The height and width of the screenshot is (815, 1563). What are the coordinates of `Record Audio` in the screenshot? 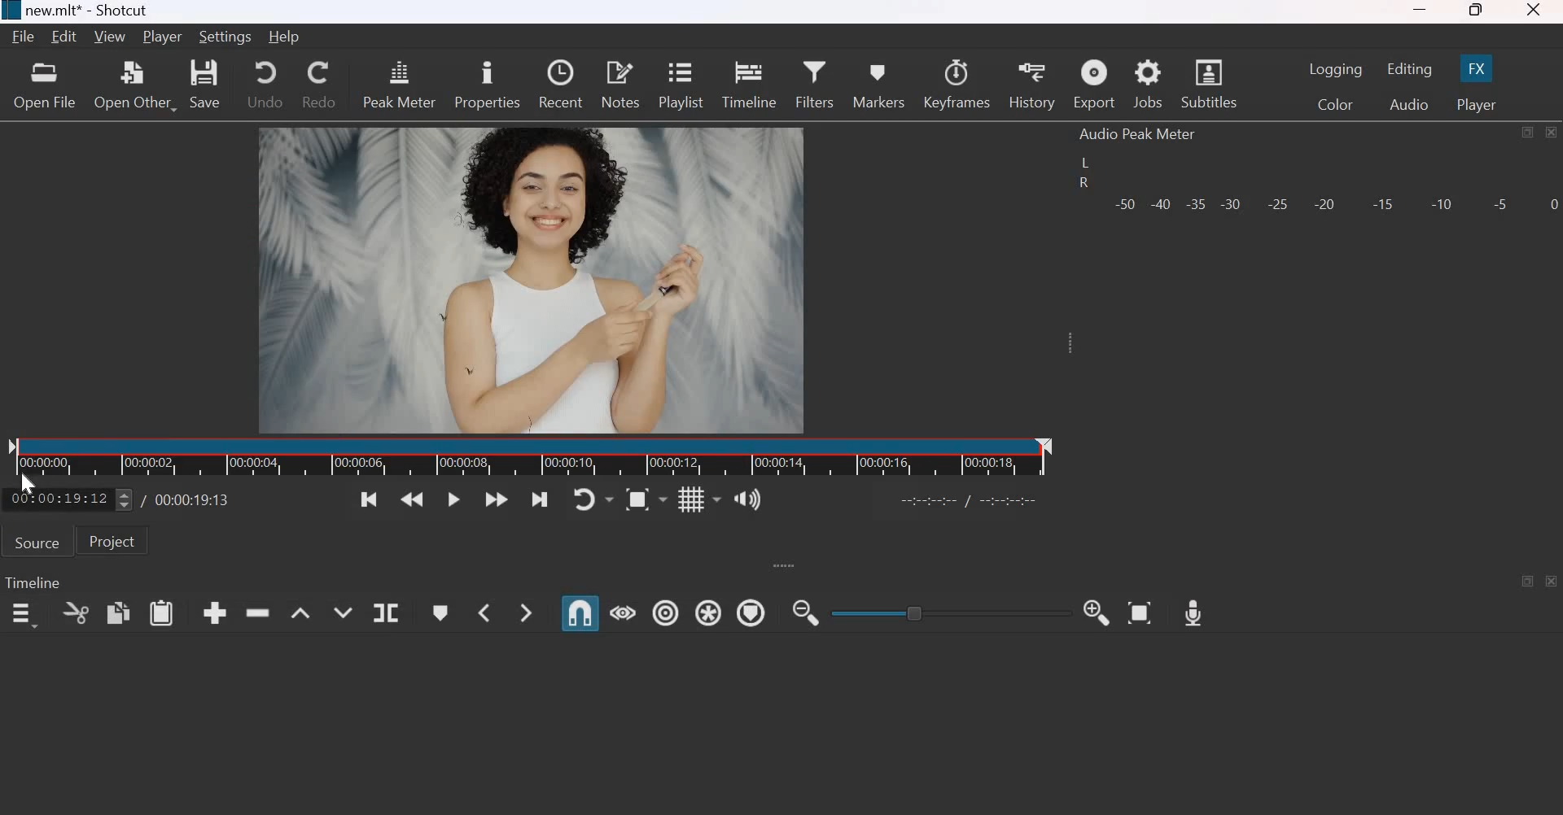 It's located at (1192, 608).